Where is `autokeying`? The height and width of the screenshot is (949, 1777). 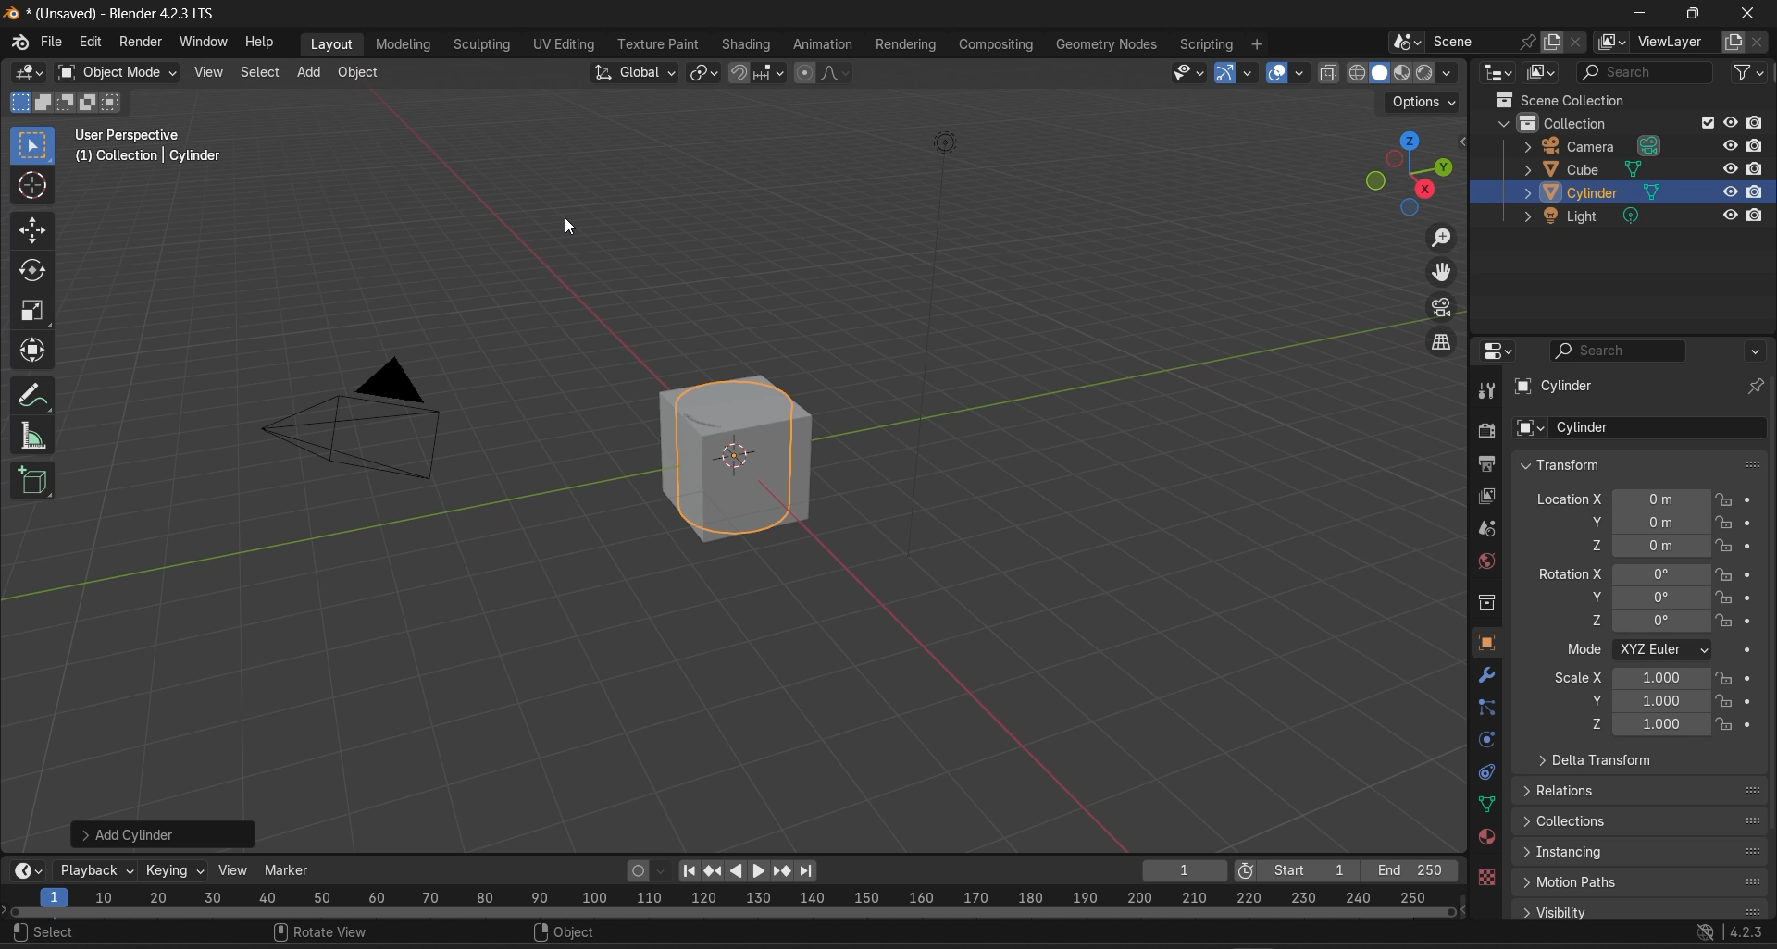
autokeying is located at coordinates (639, 871).